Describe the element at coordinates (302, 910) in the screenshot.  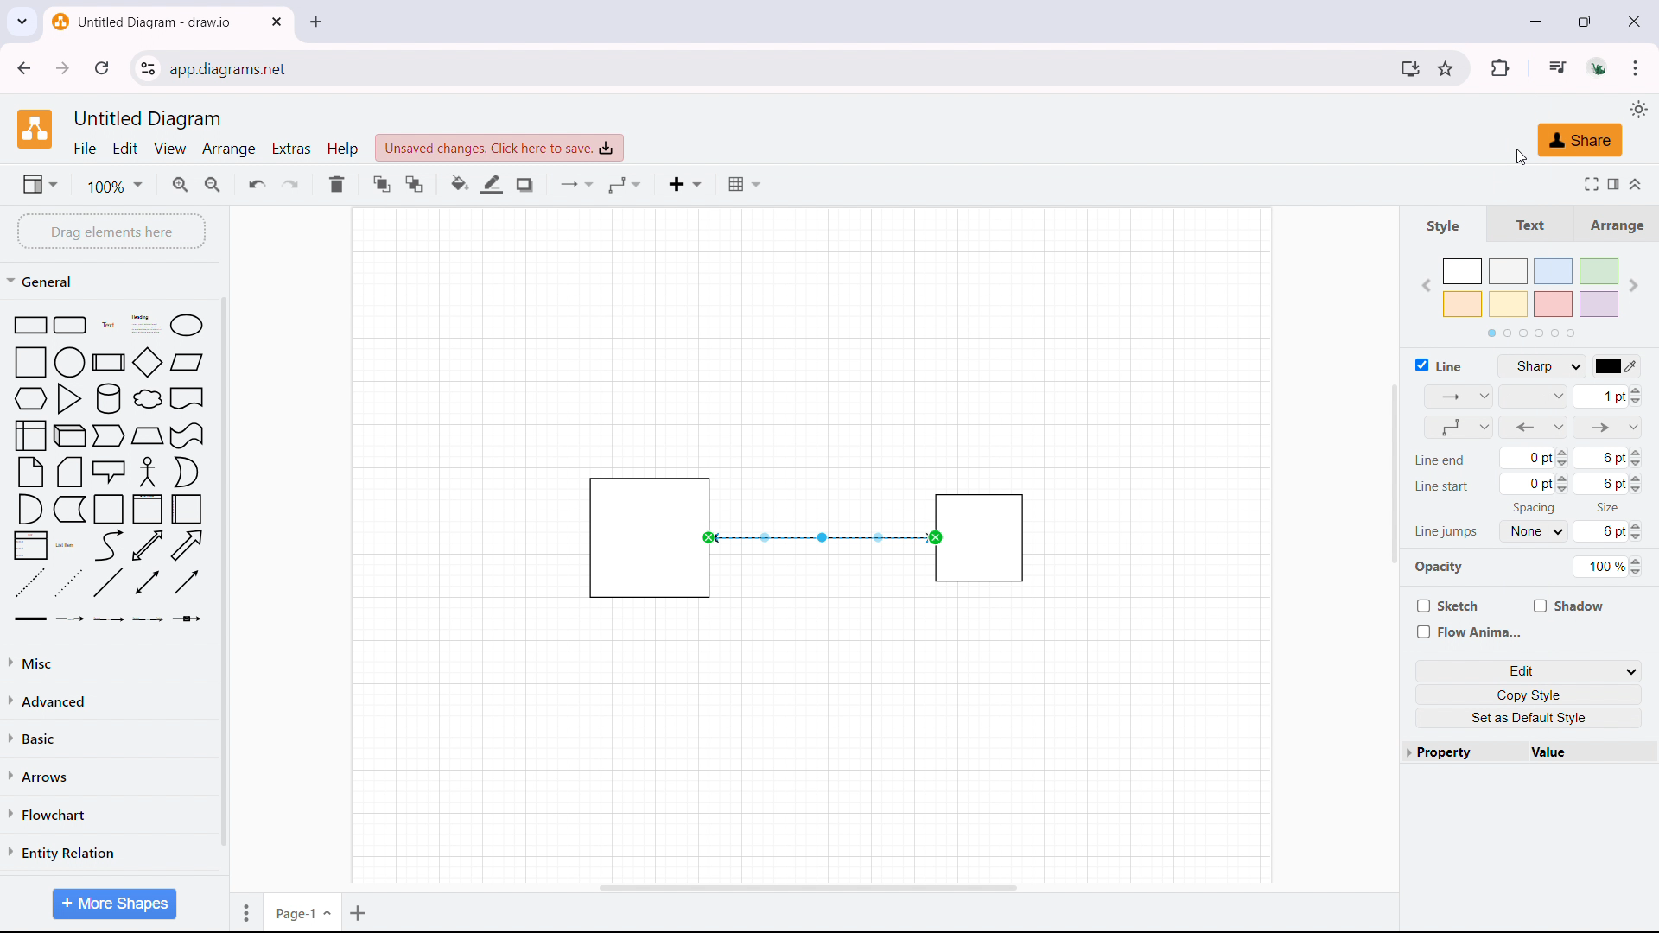
I see `current page` at that location.